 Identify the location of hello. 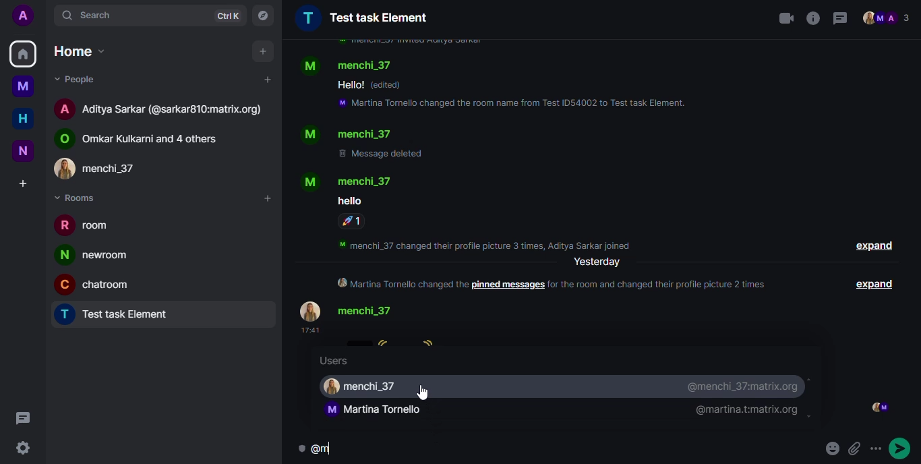
(350, 85).